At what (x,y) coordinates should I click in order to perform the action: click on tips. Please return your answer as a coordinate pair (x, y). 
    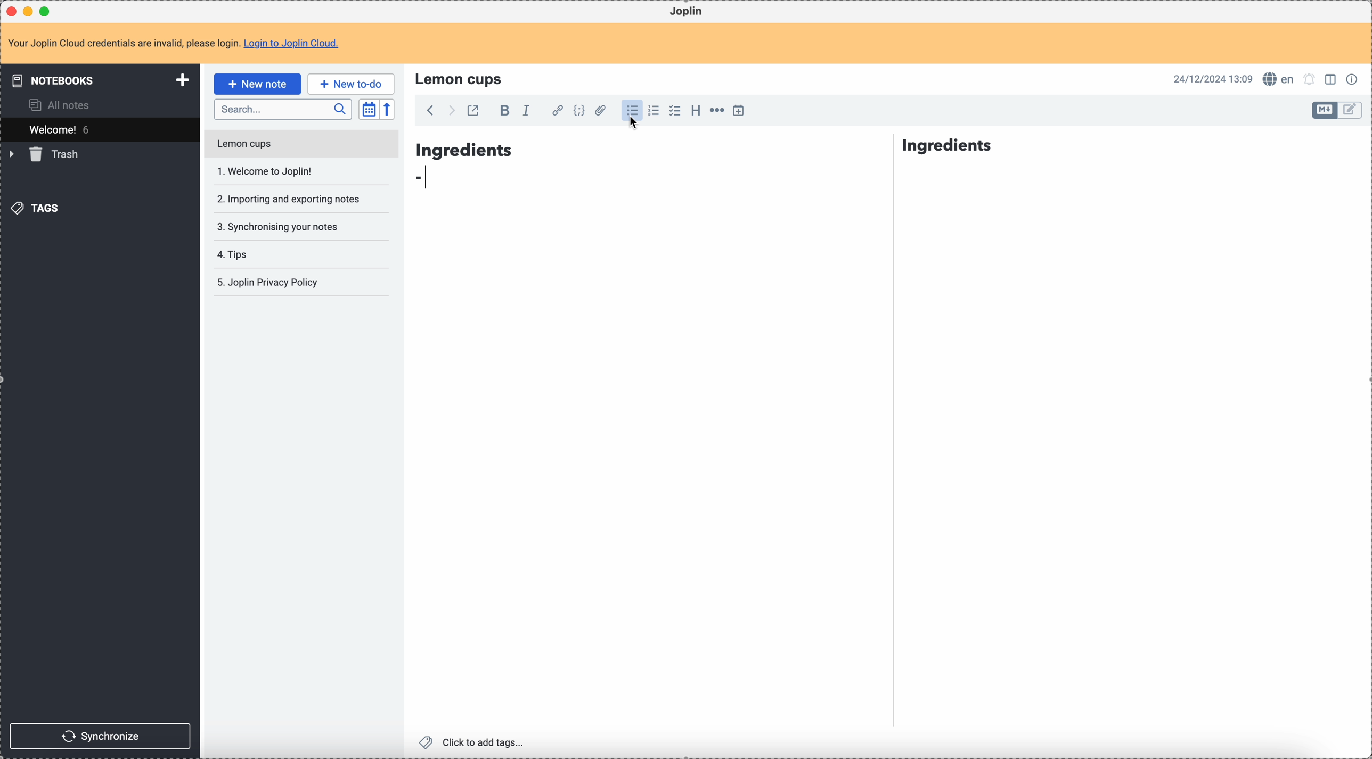
    Looking at the image, I should click on (234, 255).